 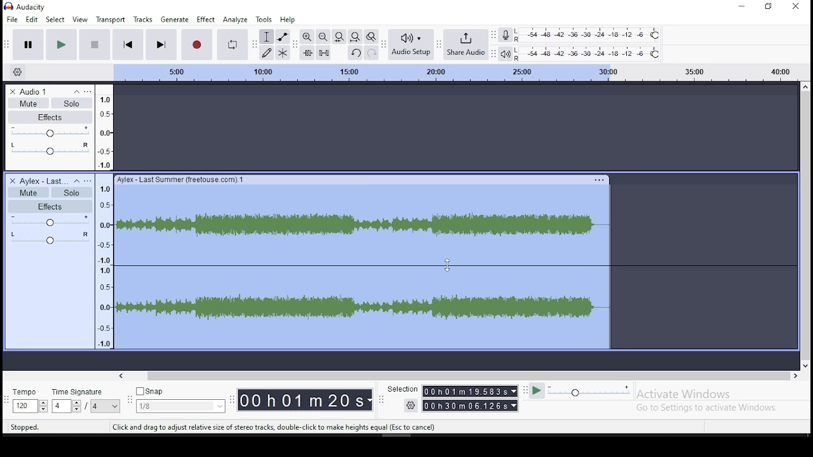 What do you see at coordinates (88, 180) in the screenshot?
I see `open menu` at bounding box center [88, 180].